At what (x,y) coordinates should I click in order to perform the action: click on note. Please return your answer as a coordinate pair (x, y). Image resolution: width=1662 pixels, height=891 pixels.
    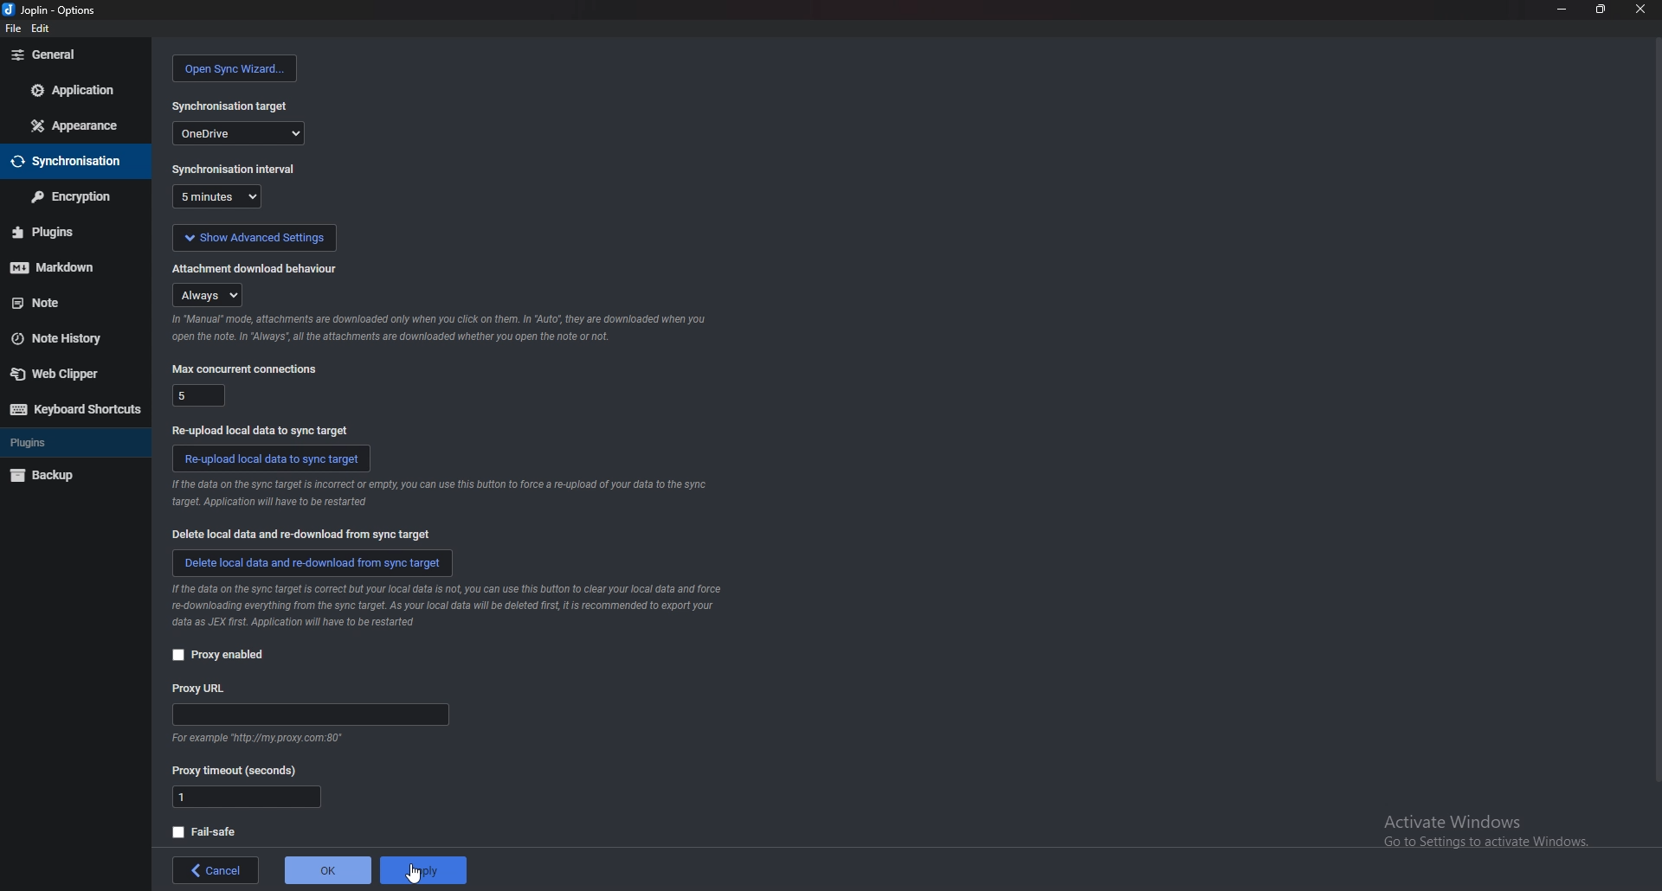
    Looking at the image, I should click on (67, 303).